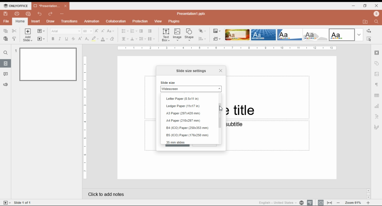 Image resolution: width=382 pixels, height=206 pixels. Describe the element at coordinates (140, 21) in the screenshot. I see `protection` at that location.